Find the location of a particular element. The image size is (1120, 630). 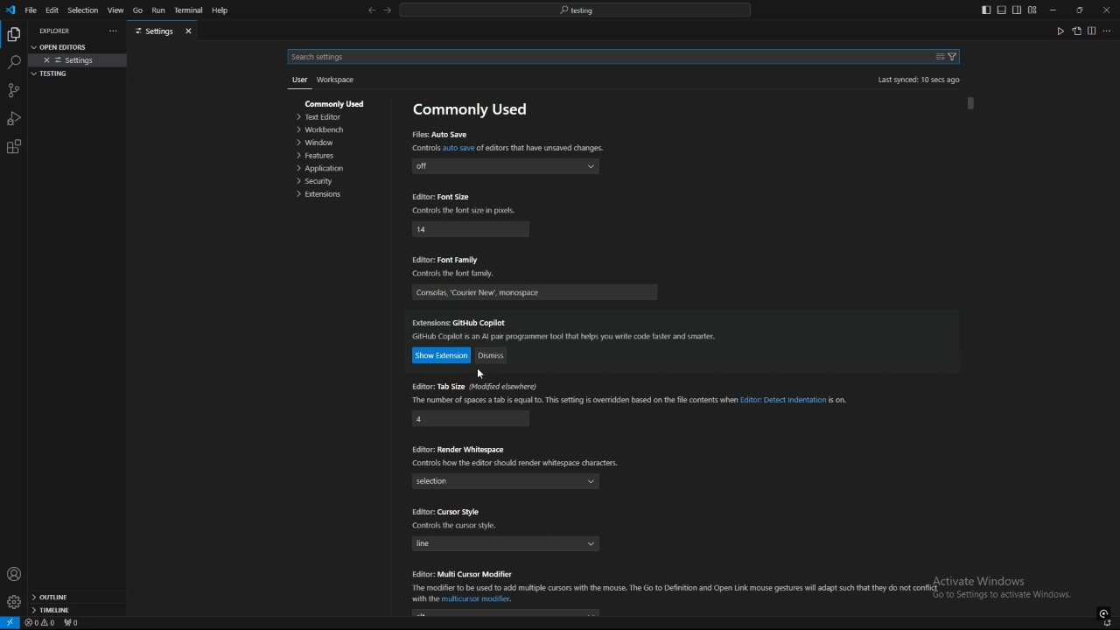

workspace is located at coordinates (336, 80).